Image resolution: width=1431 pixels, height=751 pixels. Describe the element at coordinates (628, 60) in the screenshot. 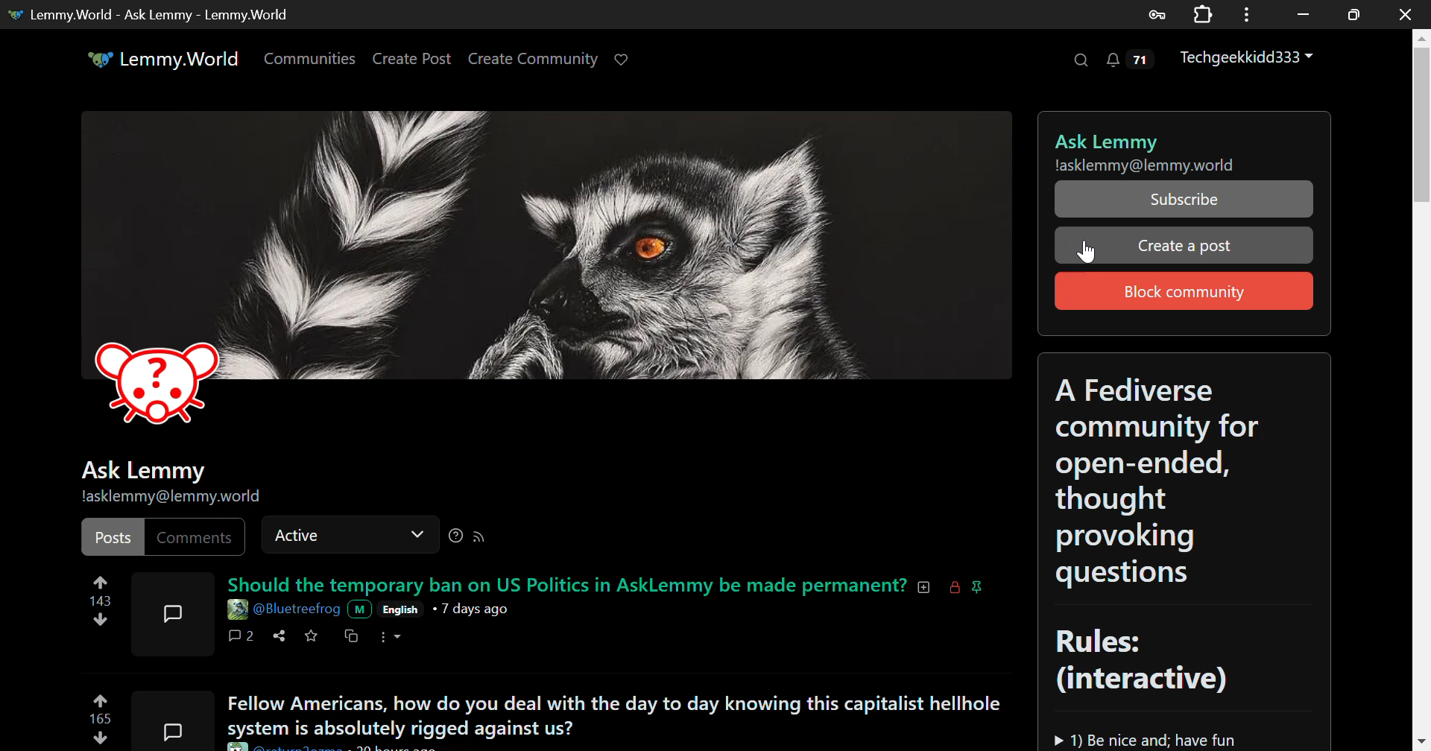

I see `Donate` at that location.